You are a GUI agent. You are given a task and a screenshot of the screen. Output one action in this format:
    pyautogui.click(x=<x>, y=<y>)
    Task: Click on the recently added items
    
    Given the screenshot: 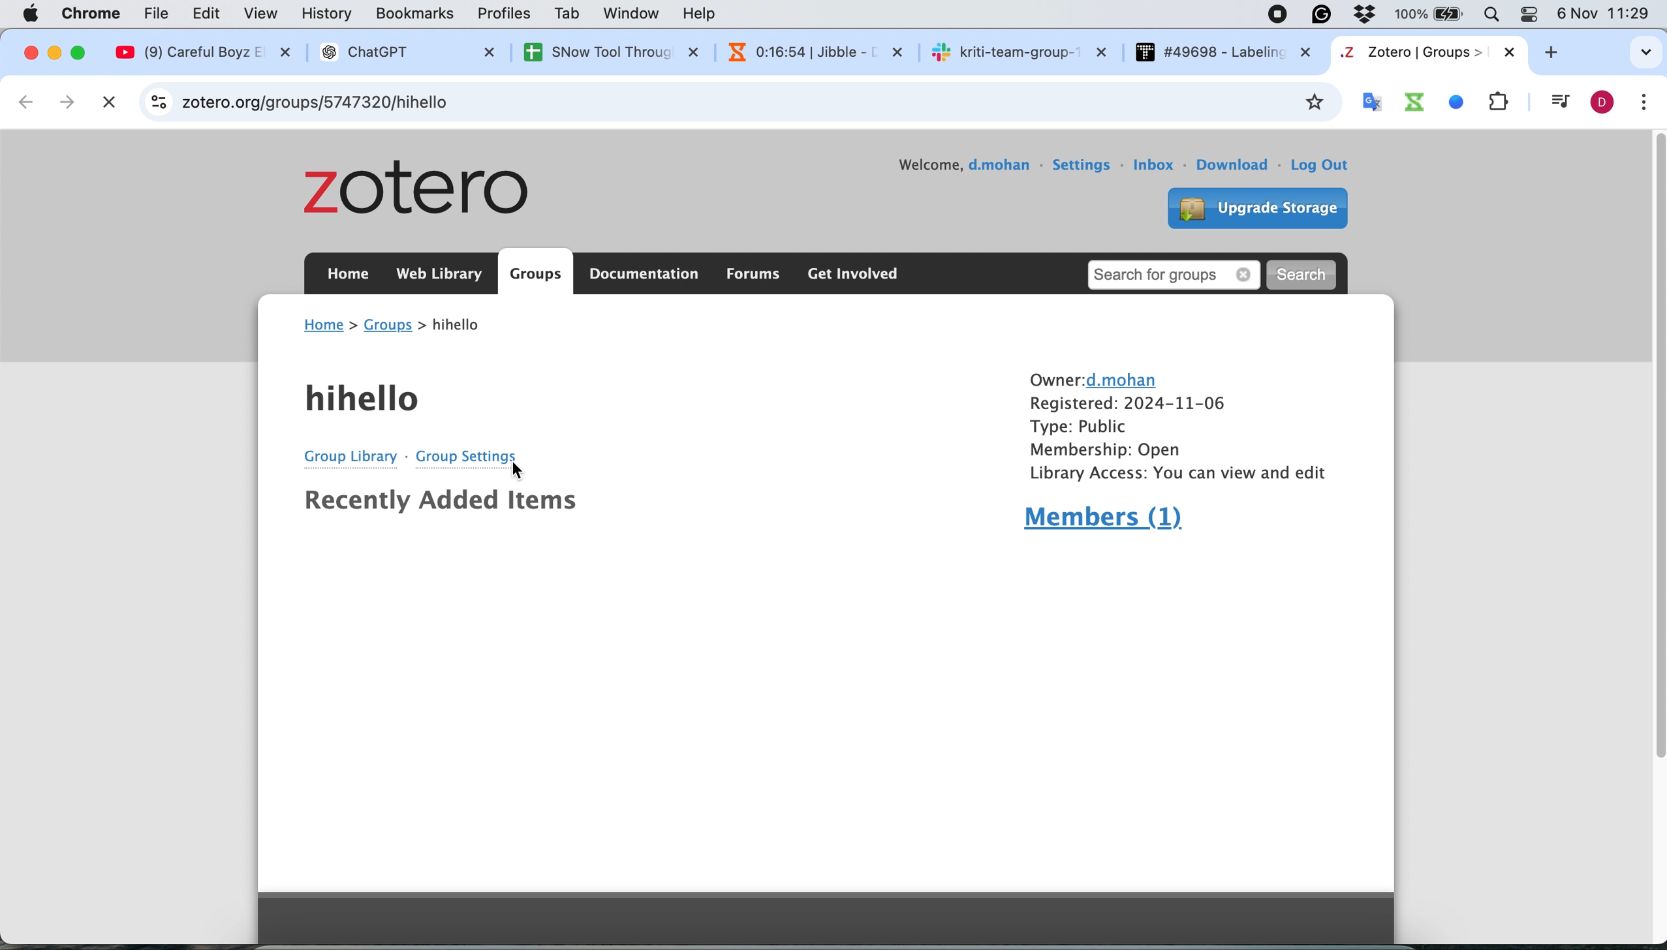 What is the action you would take?
    pyautogui.click(x=440, y=505)
    